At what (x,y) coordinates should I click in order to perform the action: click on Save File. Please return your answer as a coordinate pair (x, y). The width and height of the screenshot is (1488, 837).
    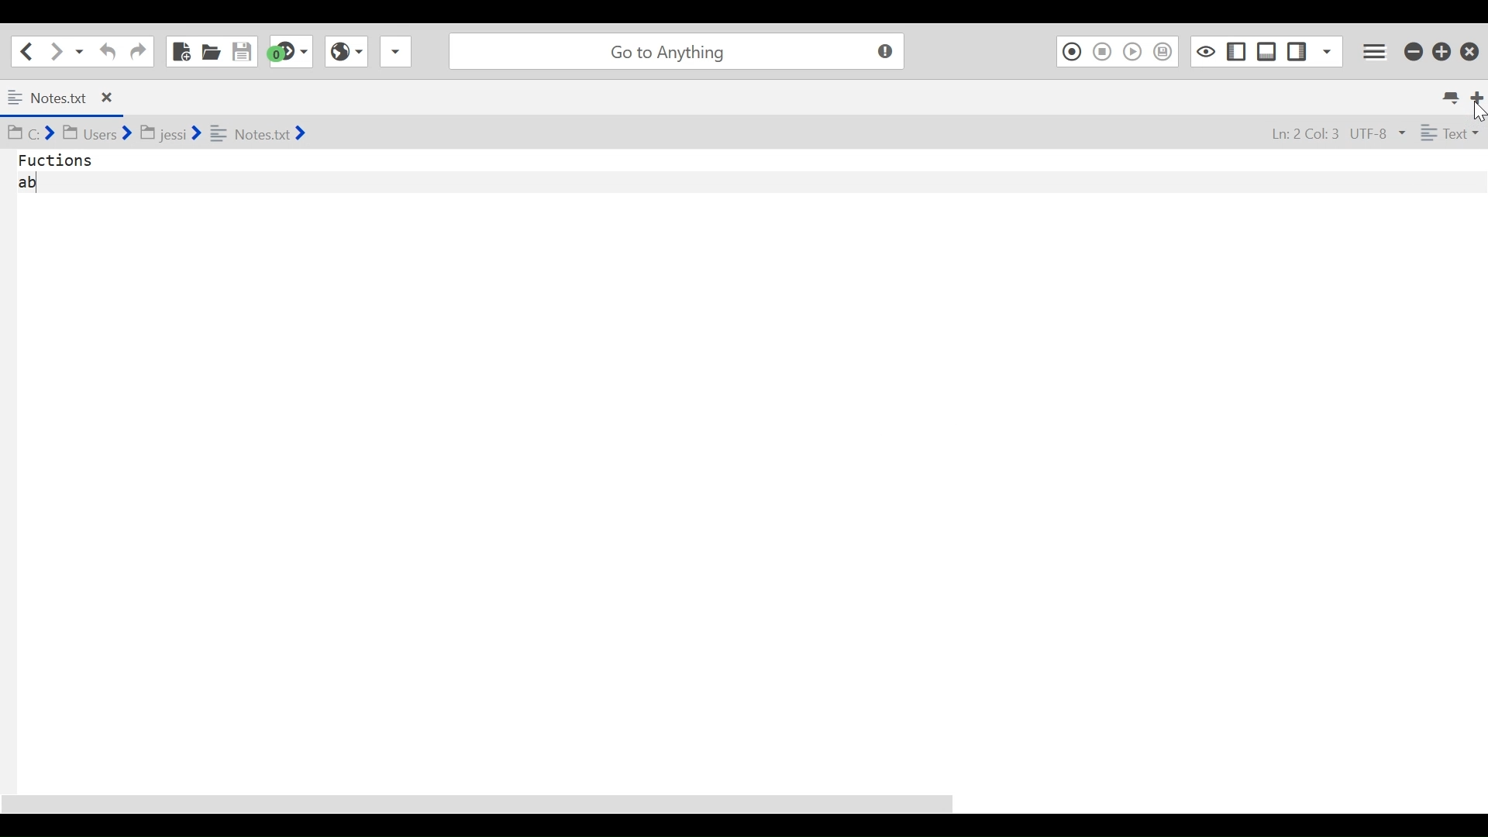
    Looking at the image, I should click on (243, 50).